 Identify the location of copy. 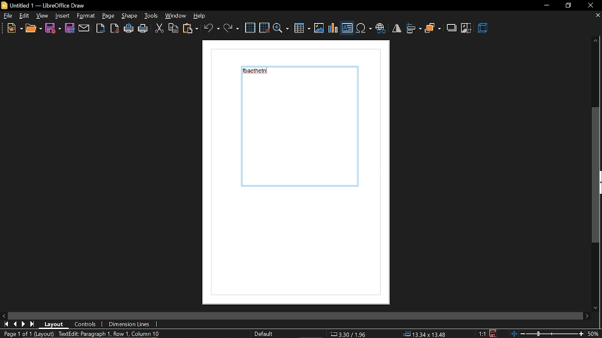
(173, 29).